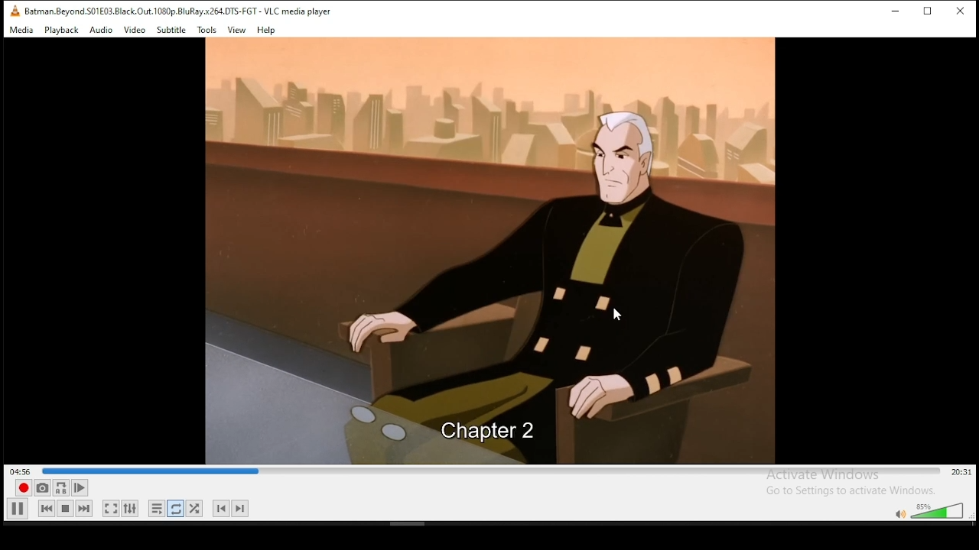 Image resolution: width=979 pixels, height=550 pixels. What do you see at coordinates (196, 508) in the screenshot?
I see `shuffle` at bounding box center [196, 508].